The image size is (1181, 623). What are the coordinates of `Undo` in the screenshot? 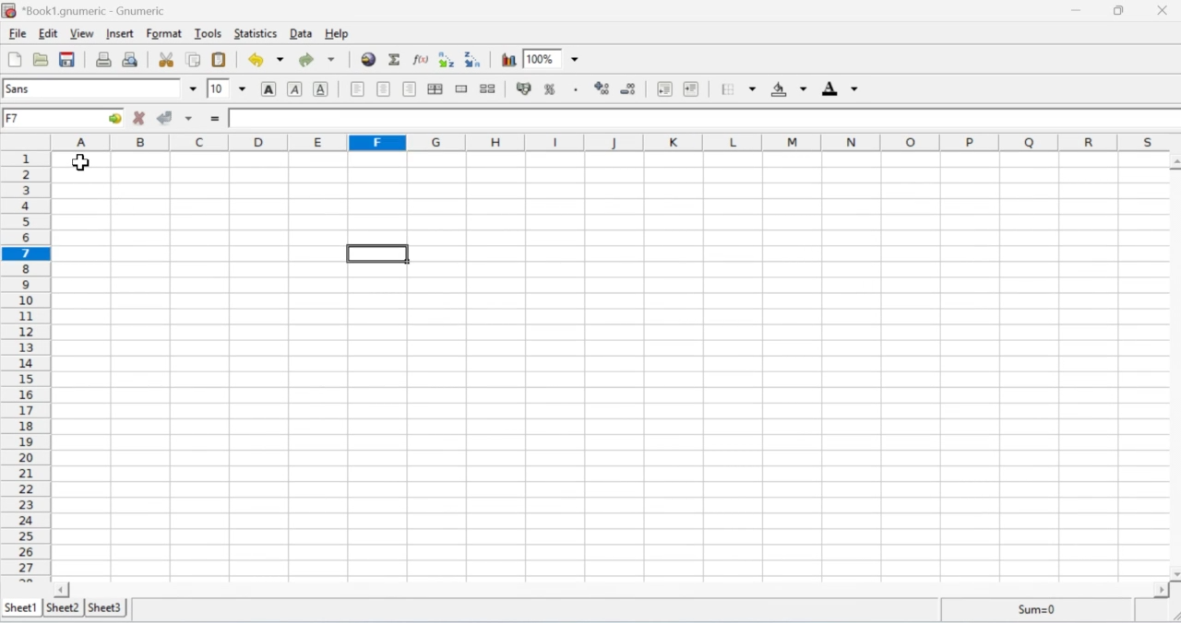 It's located at (264, 59).